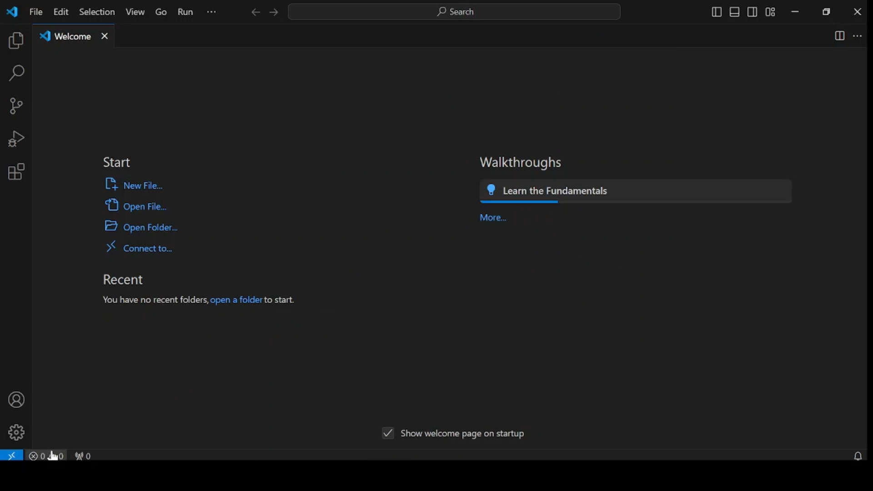 The height and width of the screenshot is (491, 873). Describe the element at coordinates (12, 455) in the screenshot. I see `open remote window` at that location.